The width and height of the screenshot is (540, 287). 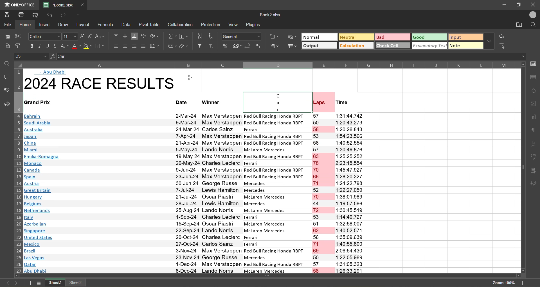 What do you see at coordinates (356, 37) in the screenshot?
I see `neutral` at bounding box center [356, 37].